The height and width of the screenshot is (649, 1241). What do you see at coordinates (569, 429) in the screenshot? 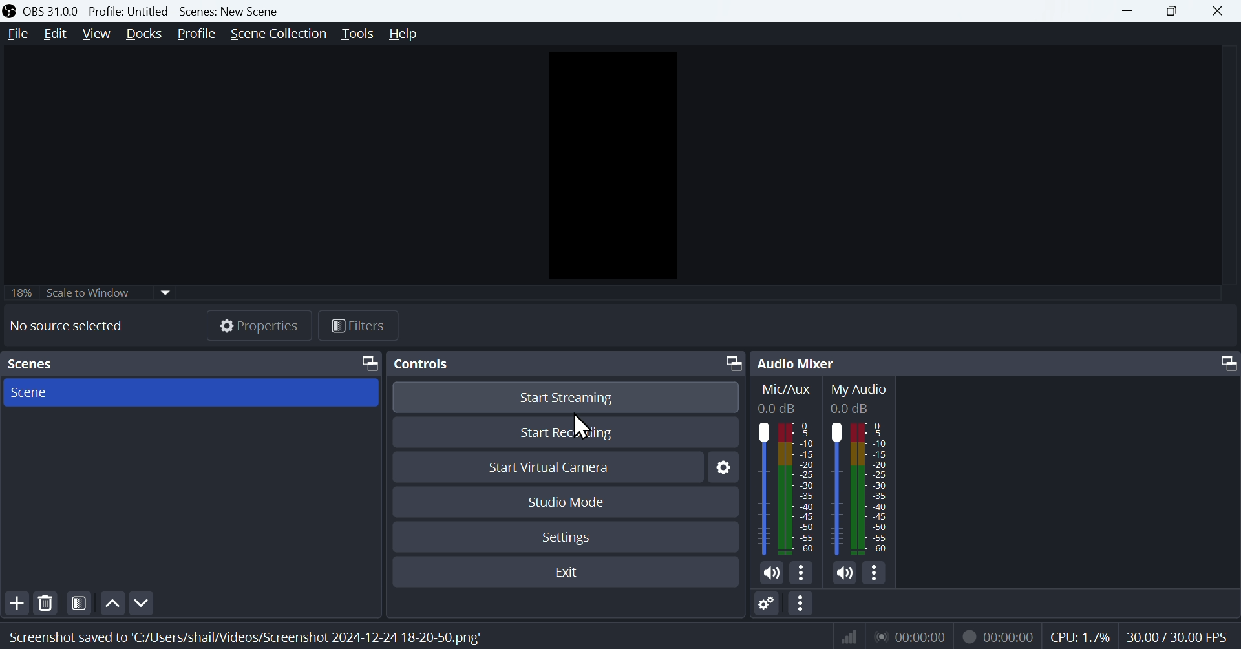
I see `Start Recording` at bounding box center [569, 429].